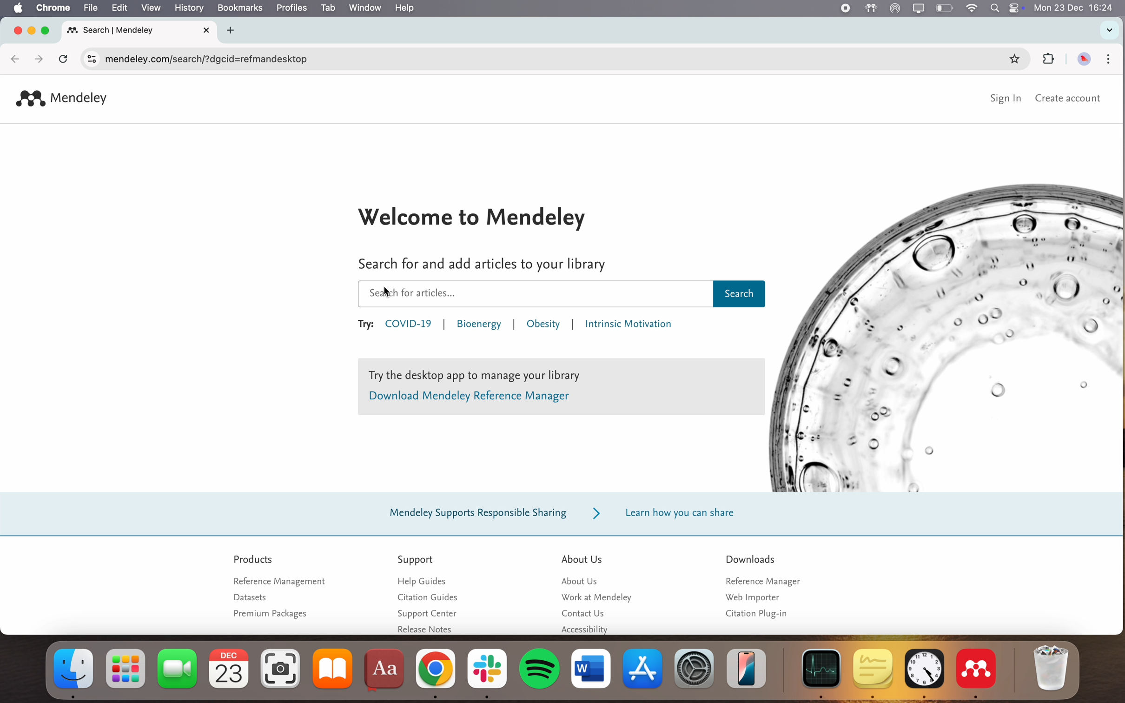  I want to click on support, so click(555, 514).